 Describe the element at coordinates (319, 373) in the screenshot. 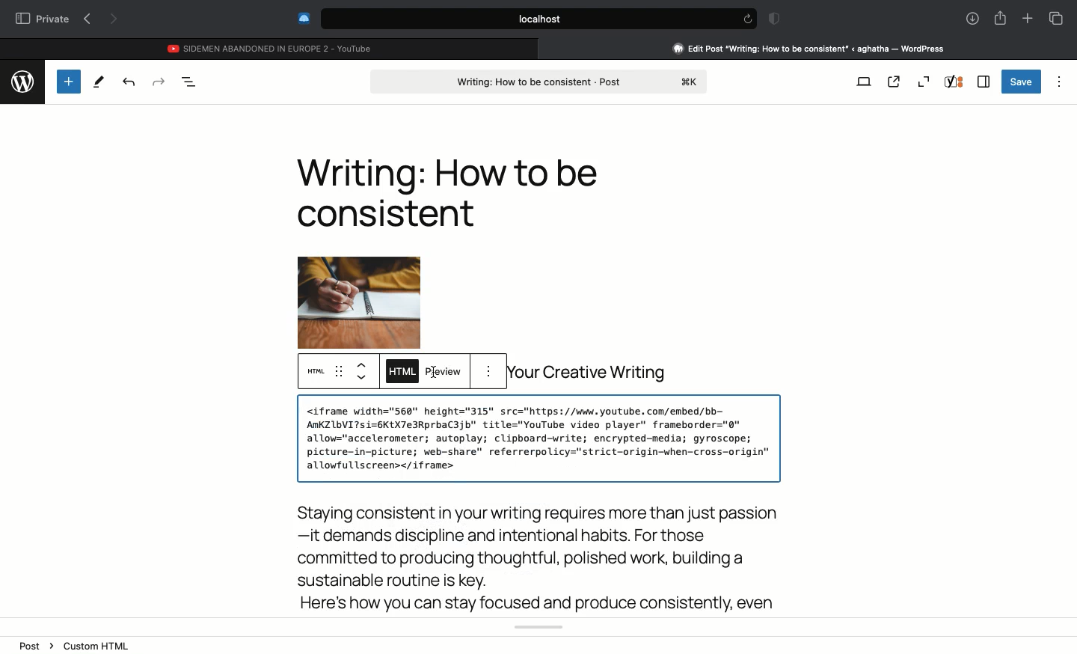

I see `HTML` at that location.